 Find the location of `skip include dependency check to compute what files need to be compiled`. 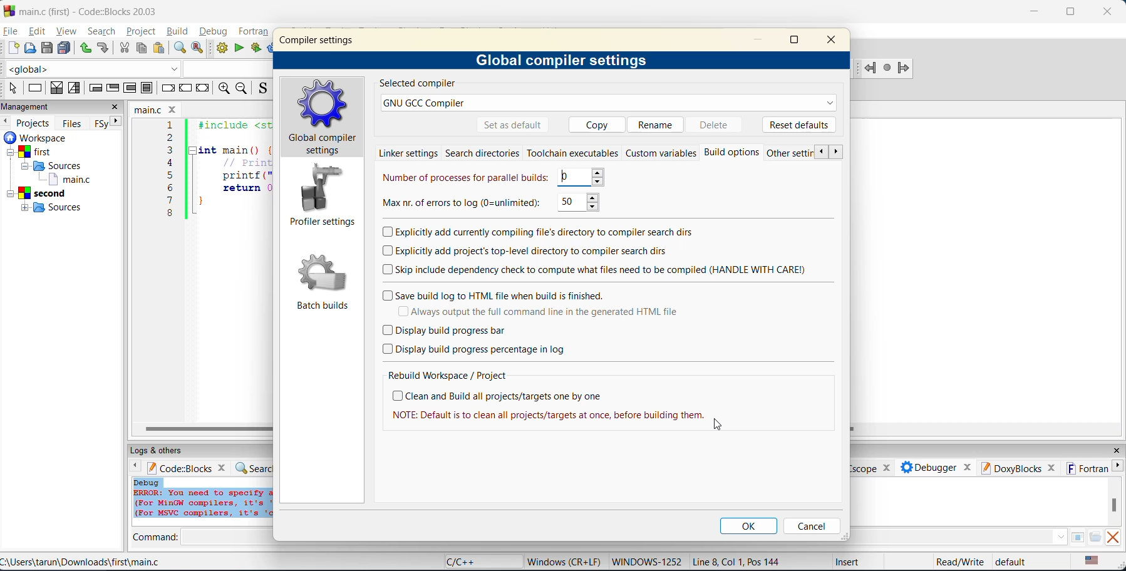

skip include dependency check to compute what files need to be compiled is located at coordinates (597, 269).